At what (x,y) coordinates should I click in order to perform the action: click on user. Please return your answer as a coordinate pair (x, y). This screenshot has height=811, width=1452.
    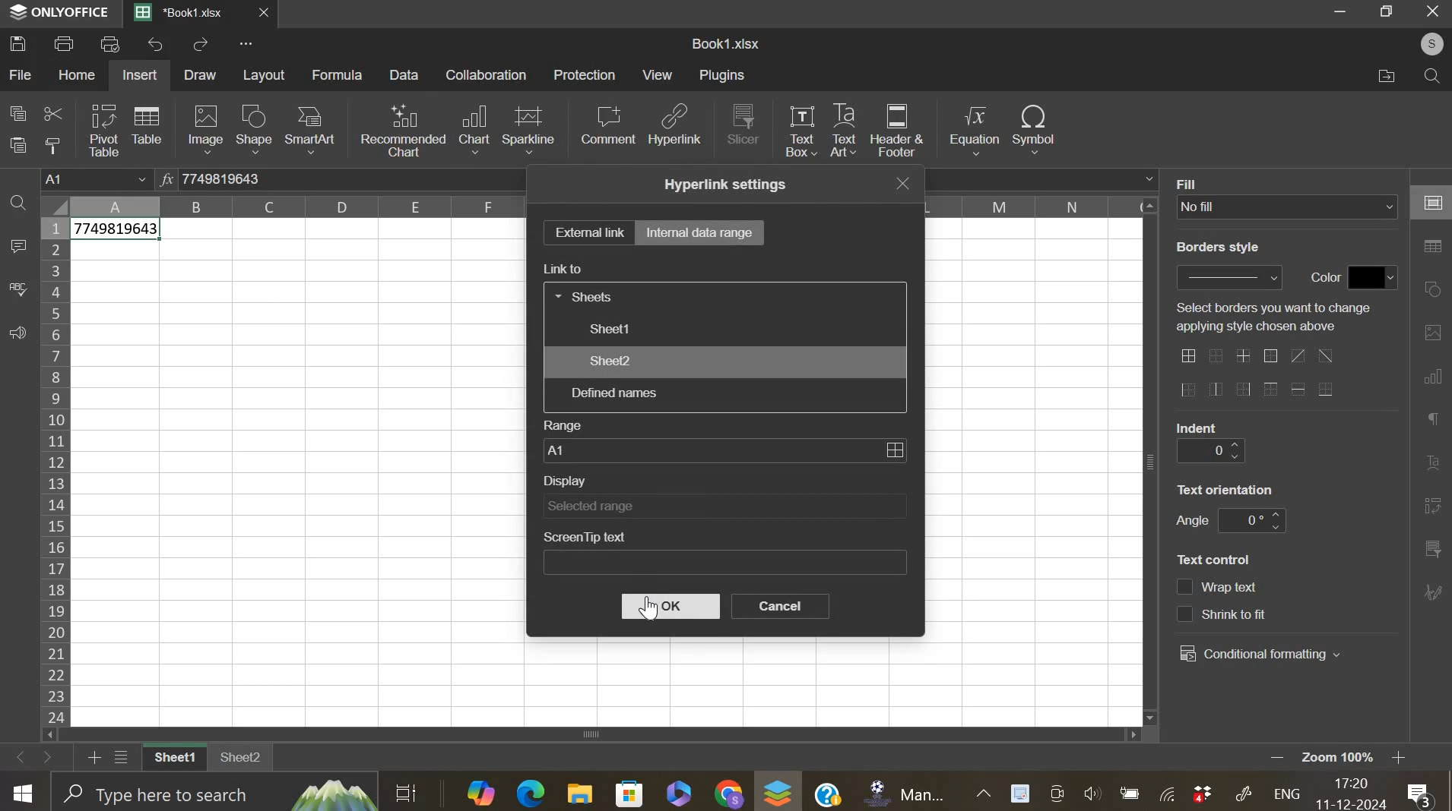
    Looking at the image, I should click on (1425, 43).